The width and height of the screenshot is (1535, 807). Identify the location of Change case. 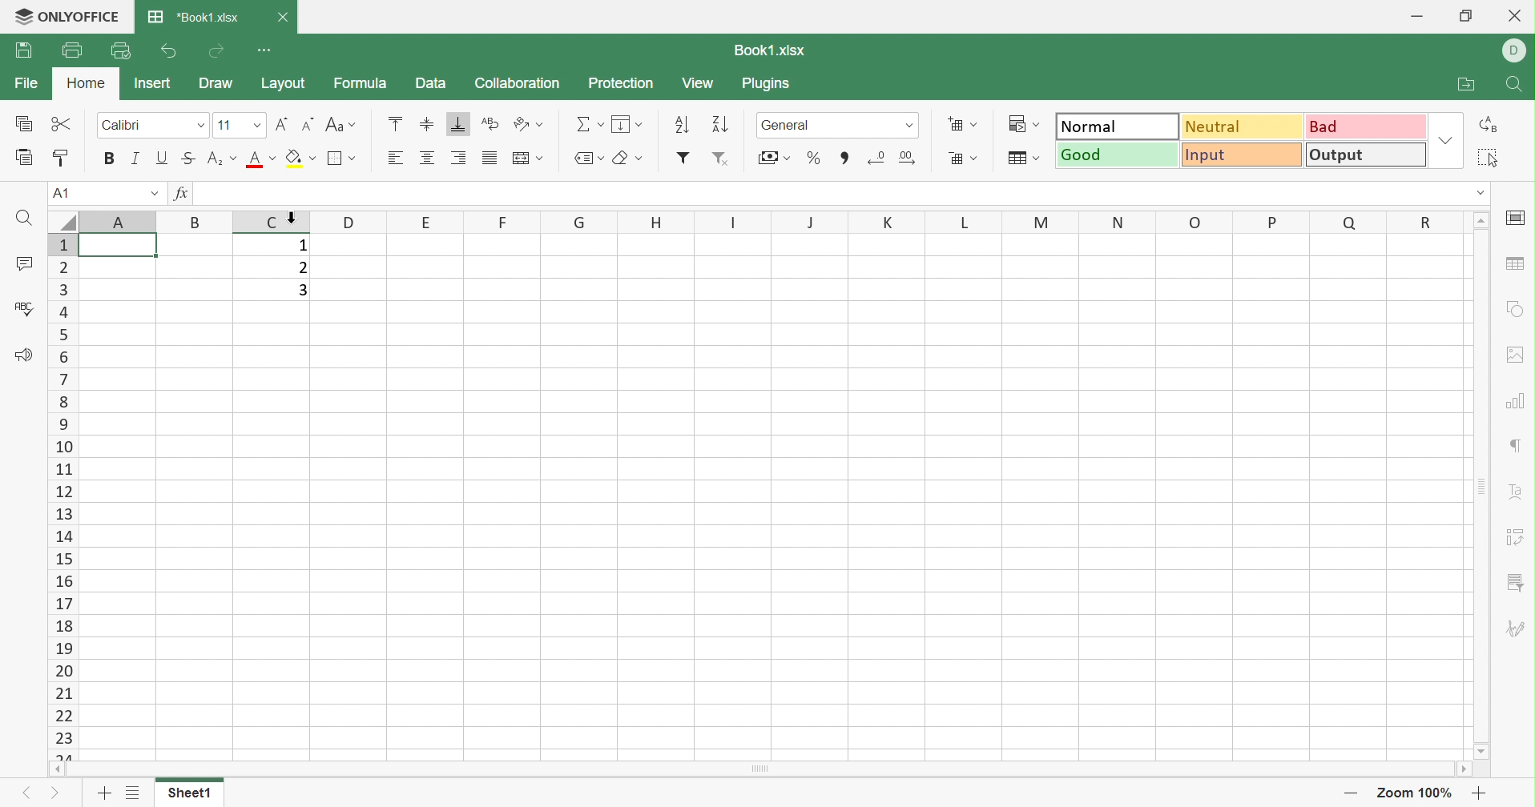
(332, 125).